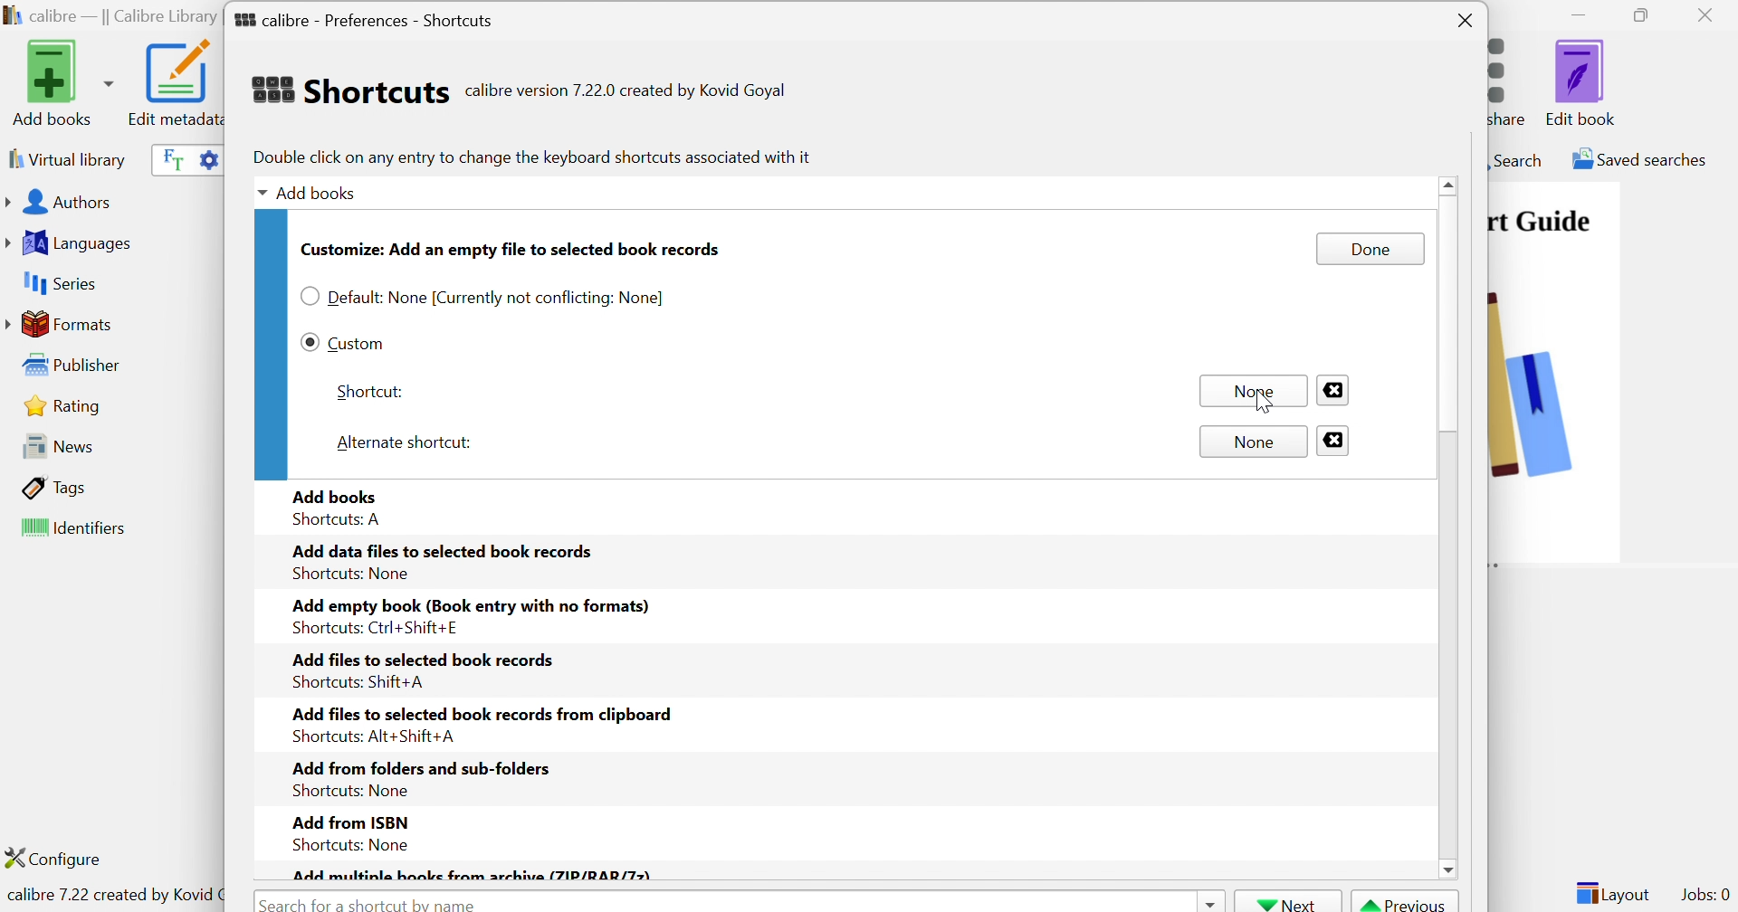 This screenshot has width=1738, height=912. Describe the element at coordinates (1288, 902) in the screenshot. I see `Next` at that location.